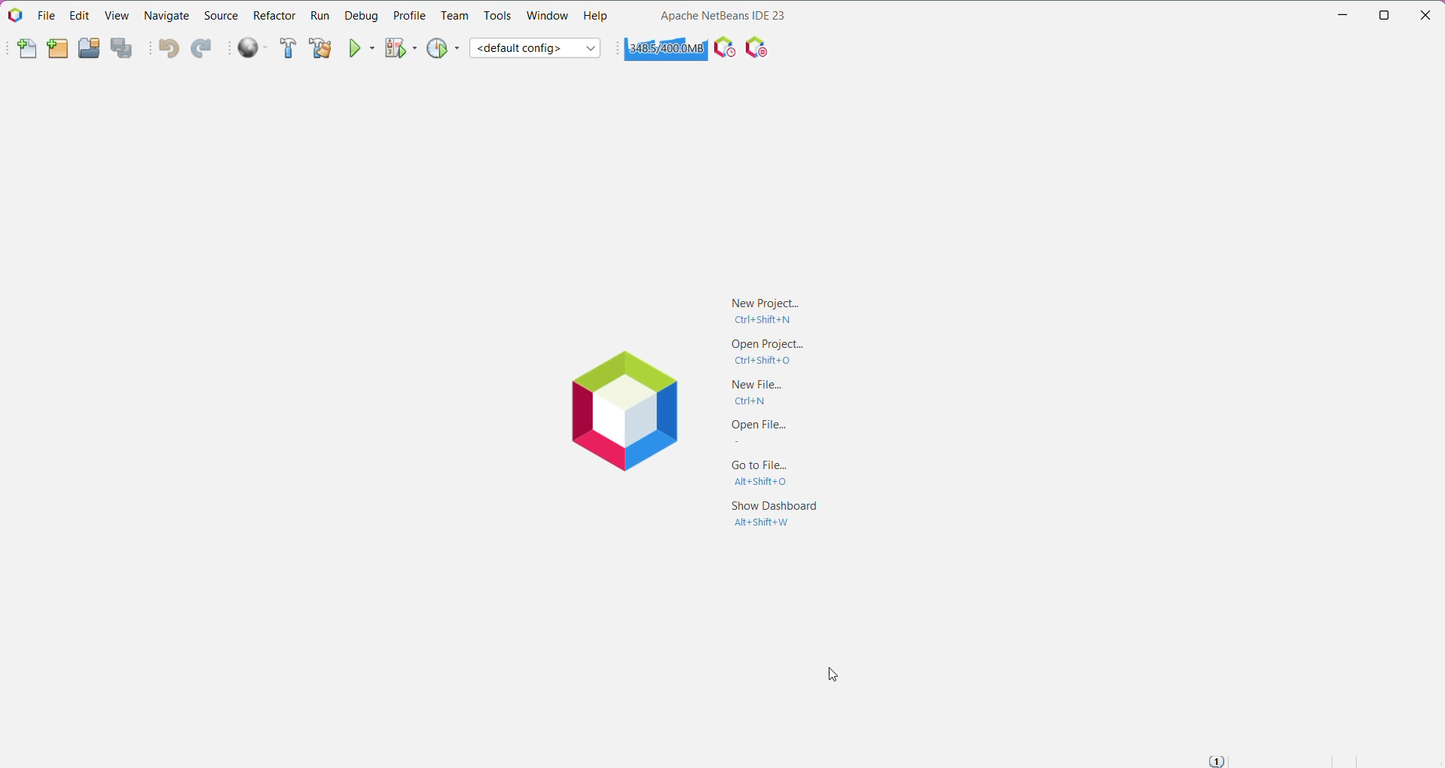 The height and width of the screenshot is (768, 1445). Describe the element at coordinates (1216, 760) in the screenshot. I see `Notifications` at that location.